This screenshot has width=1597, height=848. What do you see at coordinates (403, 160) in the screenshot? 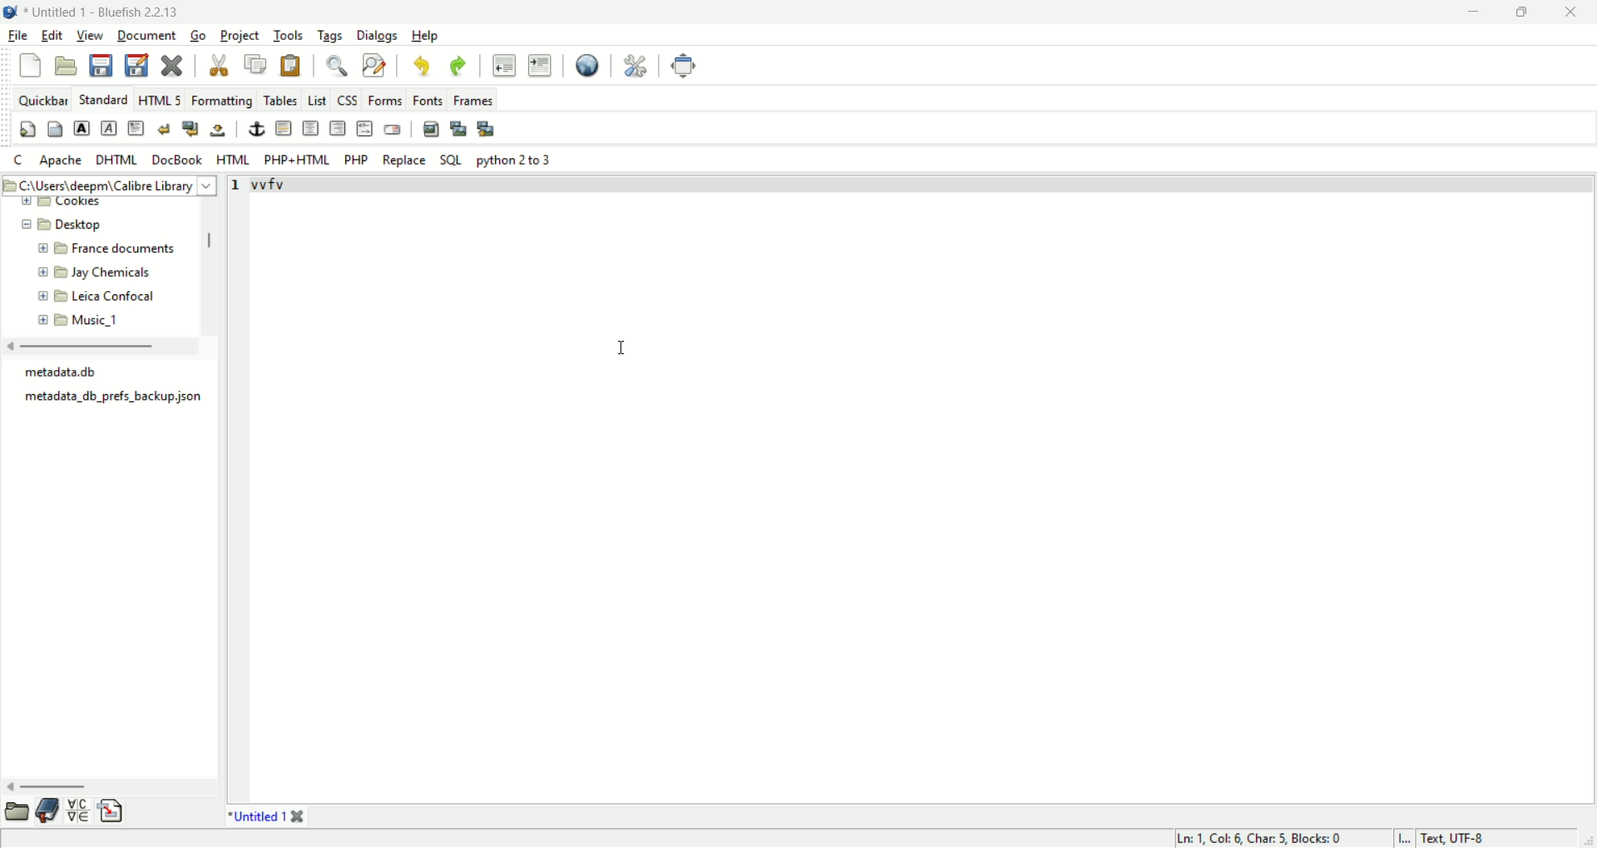
I see `replace` at bounding box center [403, 160].